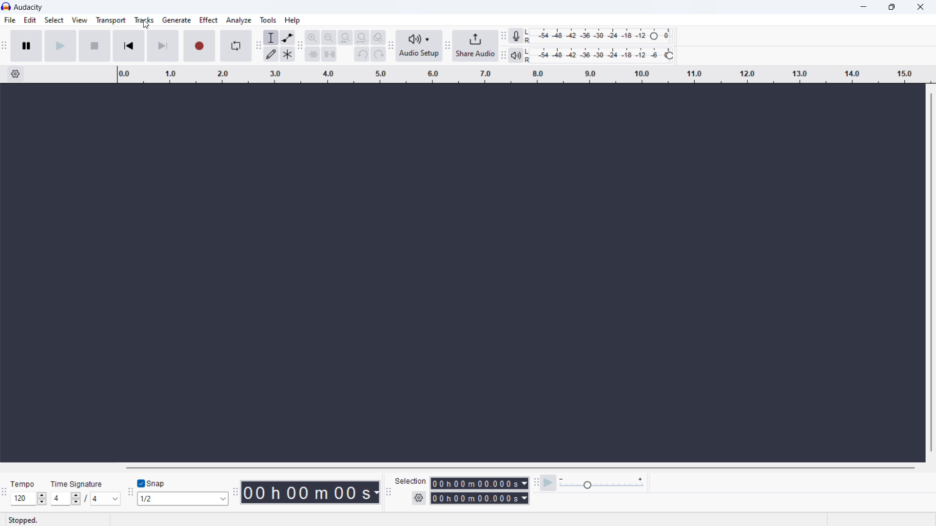 The image size is (936, 526). I want to click on trim audio outside selection, so click(313, 54).